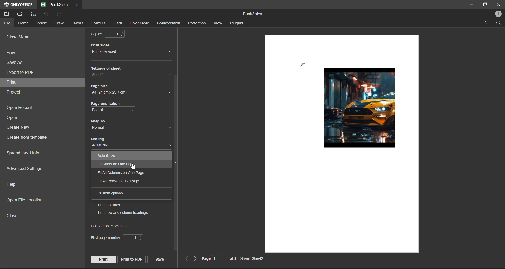  I want to click on profile, so click(499, 14).